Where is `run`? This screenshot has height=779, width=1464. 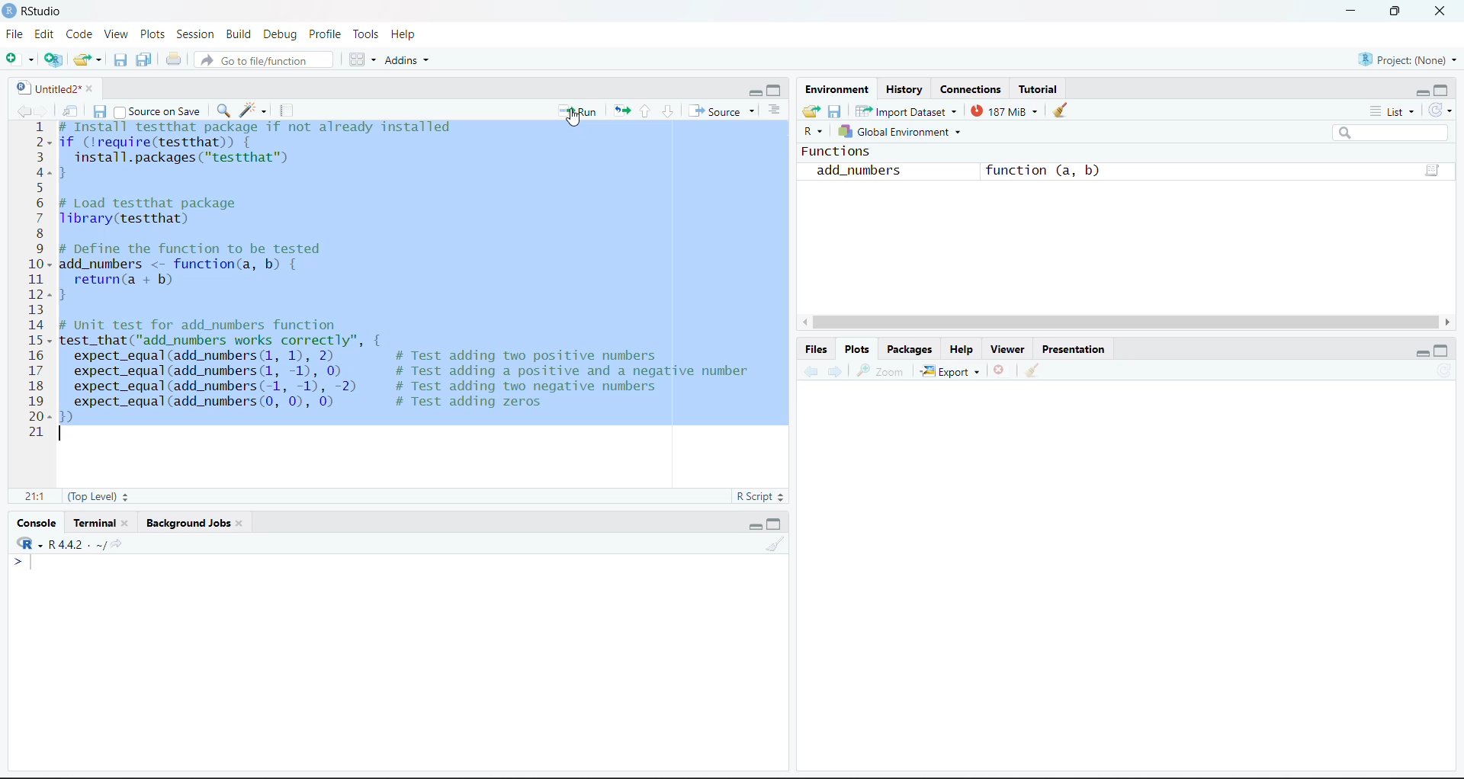 run is located at coordinates (578, 111).